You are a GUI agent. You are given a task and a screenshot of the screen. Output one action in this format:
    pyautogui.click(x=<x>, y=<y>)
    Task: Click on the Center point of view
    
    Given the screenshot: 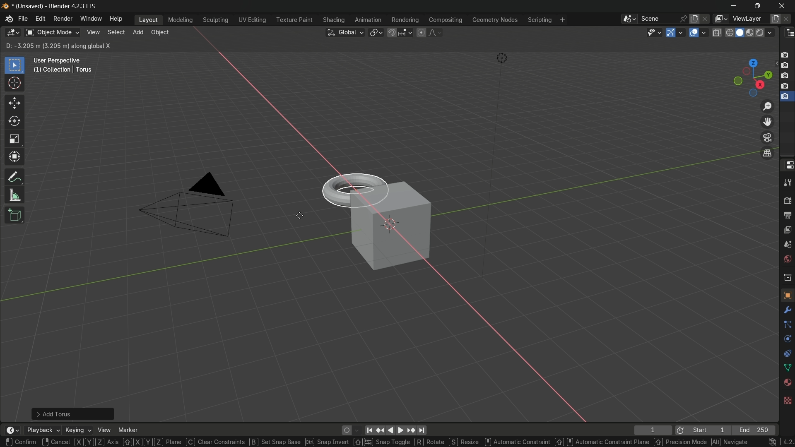 What is the action you would take?
    pyautogui.click(x=390, y=224)
    